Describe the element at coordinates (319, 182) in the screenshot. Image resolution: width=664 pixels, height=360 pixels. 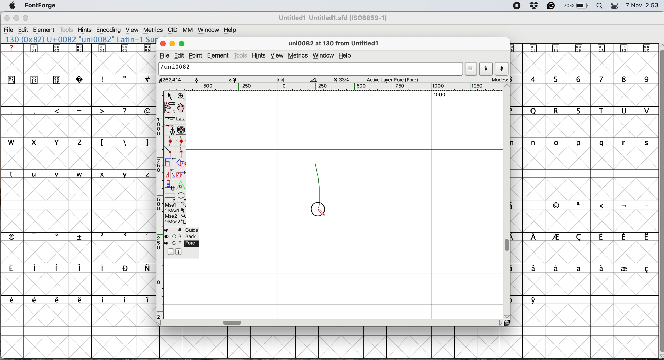
I see `draw r` at that location.